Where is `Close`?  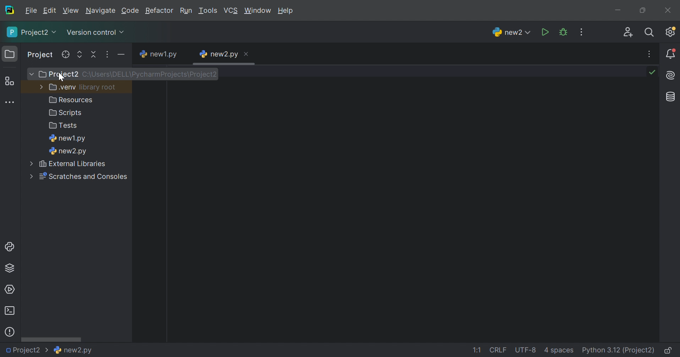
Close is located at coordinates (669, 10).